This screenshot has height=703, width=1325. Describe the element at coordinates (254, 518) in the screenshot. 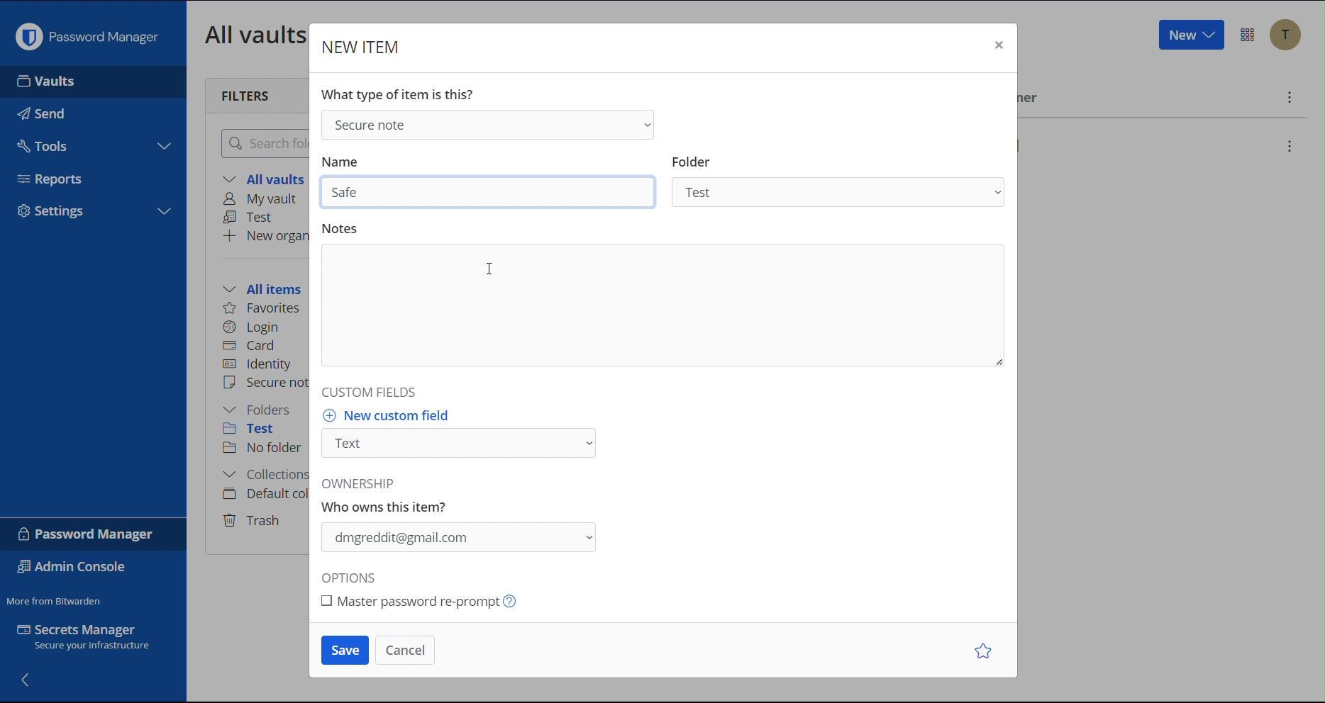

I see `Trash` at that location.